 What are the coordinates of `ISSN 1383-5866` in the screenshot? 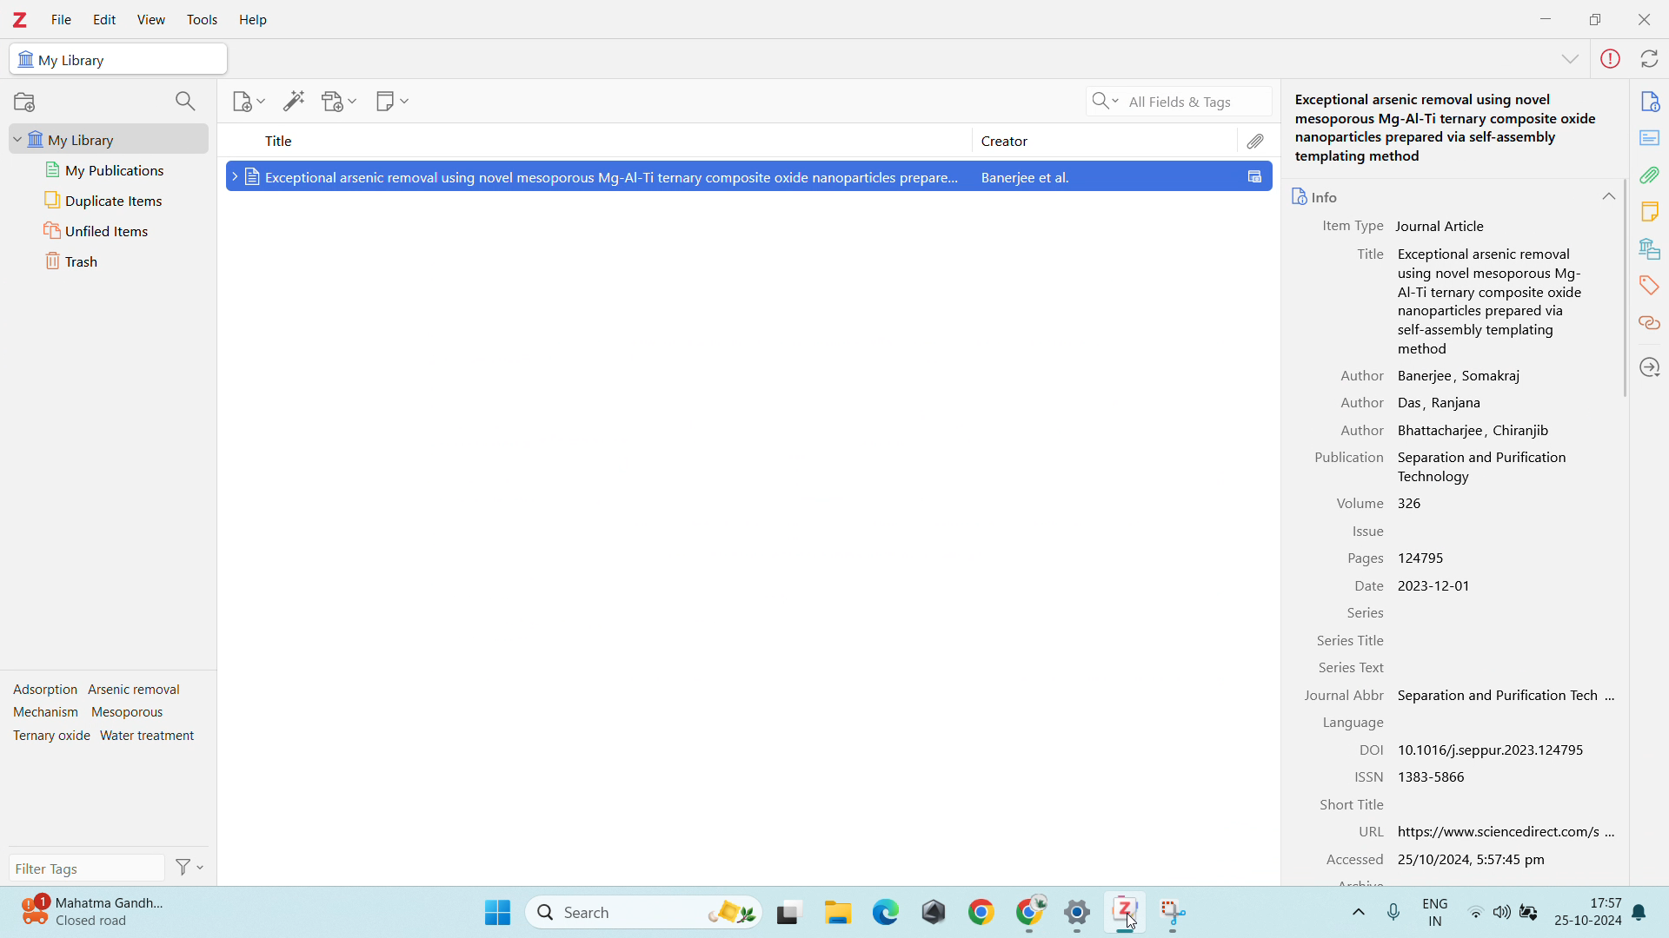 It's located at (1413, 776).